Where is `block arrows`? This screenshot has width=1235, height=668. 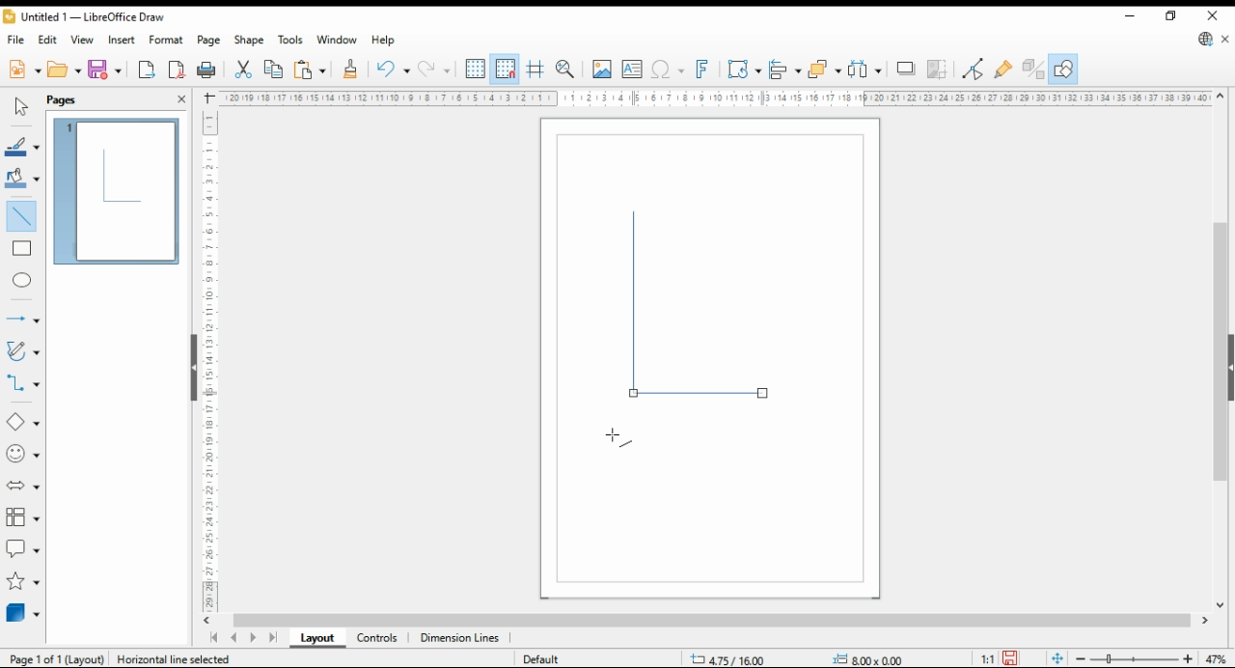 block arrows is located at coordinates (24, 487).